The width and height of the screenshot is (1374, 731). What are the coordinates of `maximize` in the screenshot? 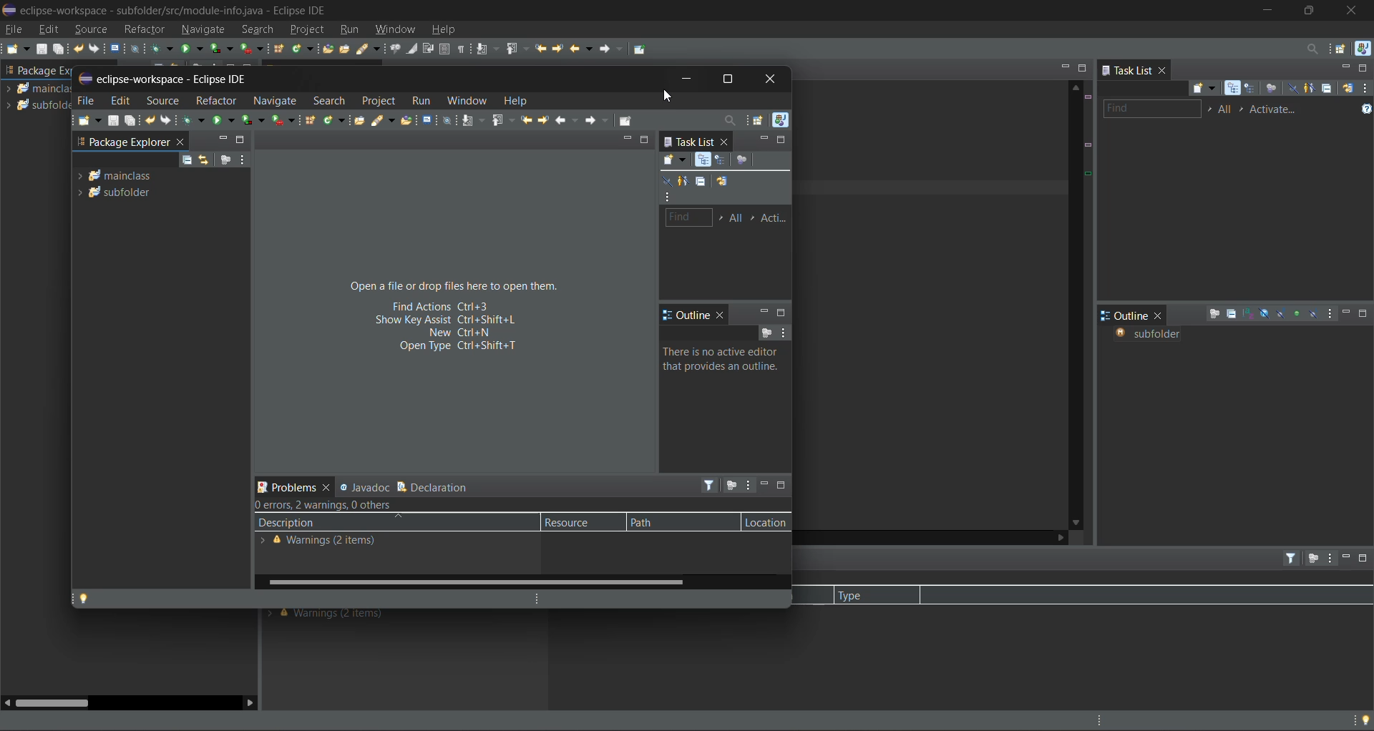 It's located at (648, 138).